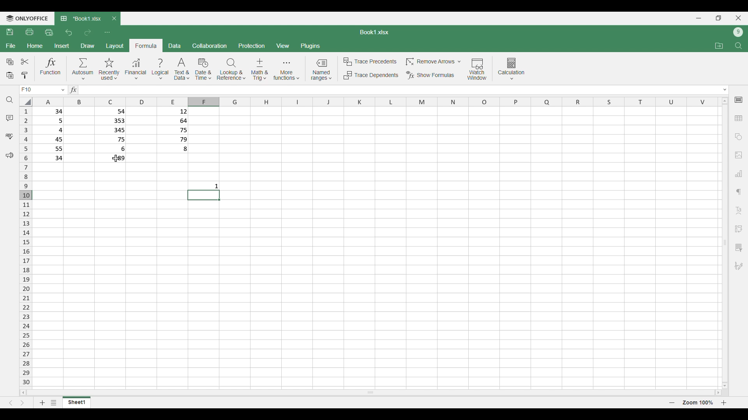 Image resolution: width=748 pixels, height=420 pixels. What do you see at coordinates (83, 68) in the screenshot?
I see `Autosum` at bounding box center [83, 68].